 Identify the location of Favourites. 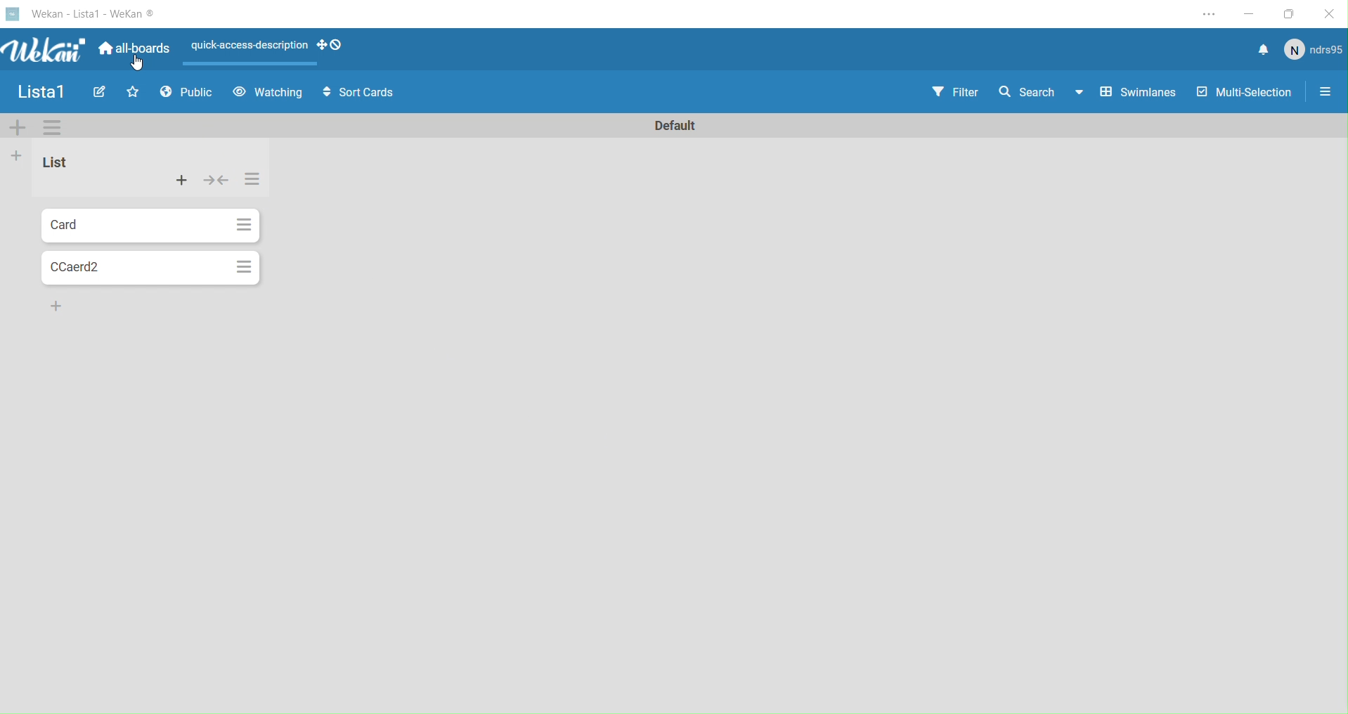
(131, 92).